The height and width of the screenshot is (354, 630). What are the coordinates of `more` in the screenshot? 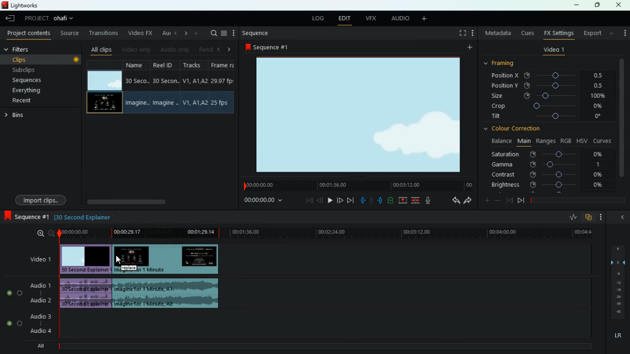 It's located at (624, 30).